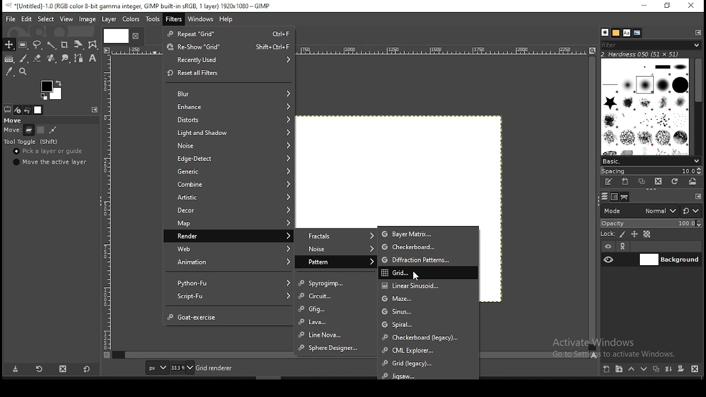  I want to click on open brush as image, so click(693, 181).